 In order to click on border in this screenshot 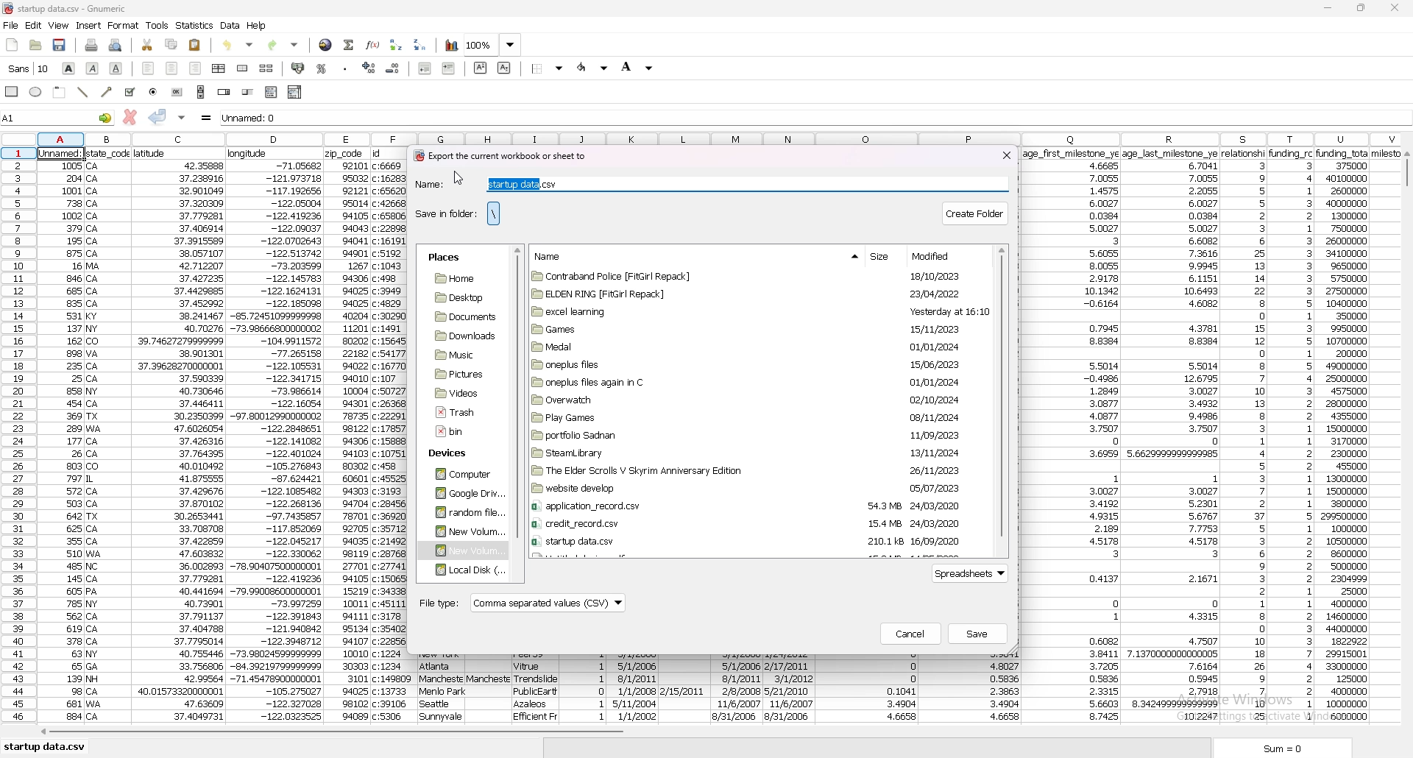, I will do `click(548, 68)`.